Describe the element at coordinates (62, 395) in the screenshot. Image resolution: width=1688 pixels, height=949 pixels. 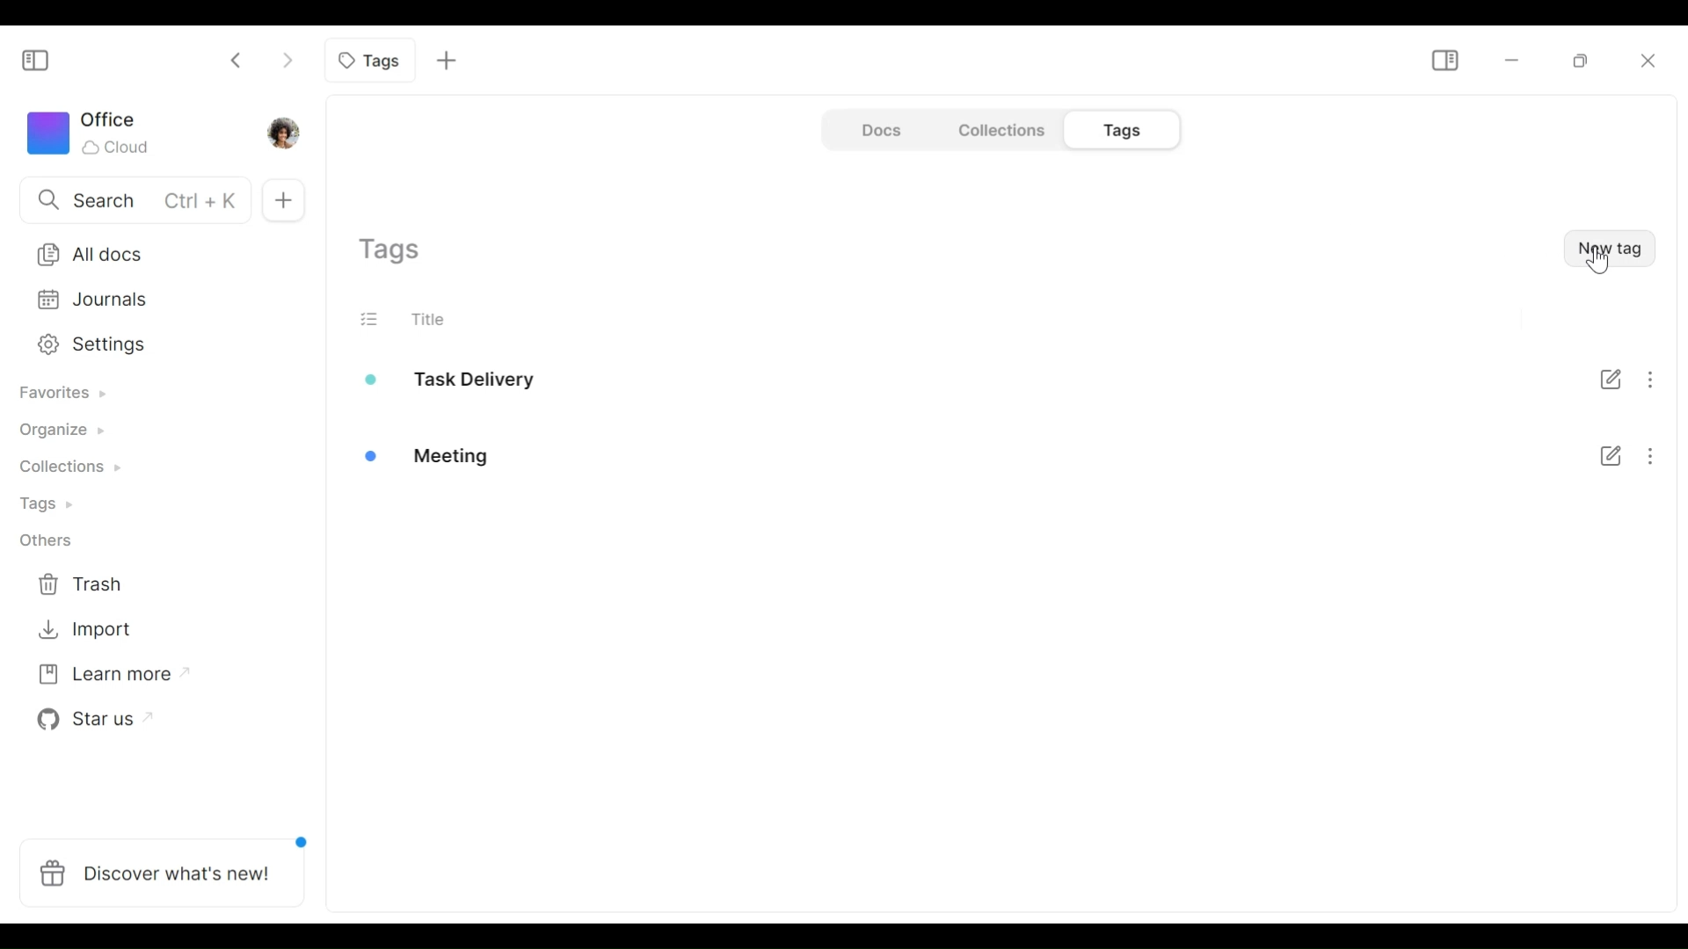
I see `Favorites` at that location.